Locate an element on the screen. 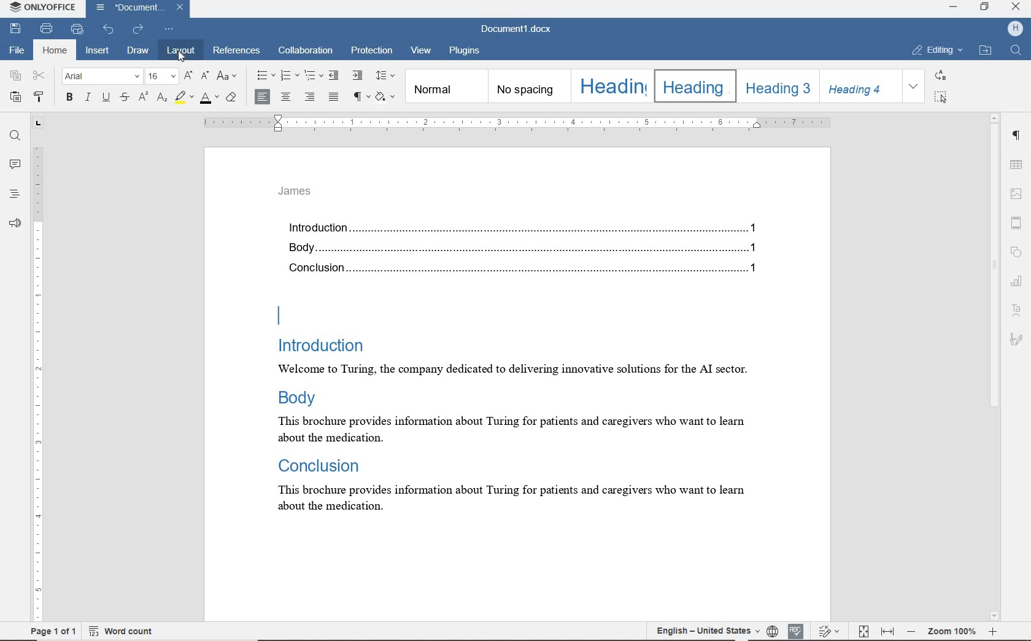 This screenshot has height=641, width=1031. document name is located at coordinates (128, 8).